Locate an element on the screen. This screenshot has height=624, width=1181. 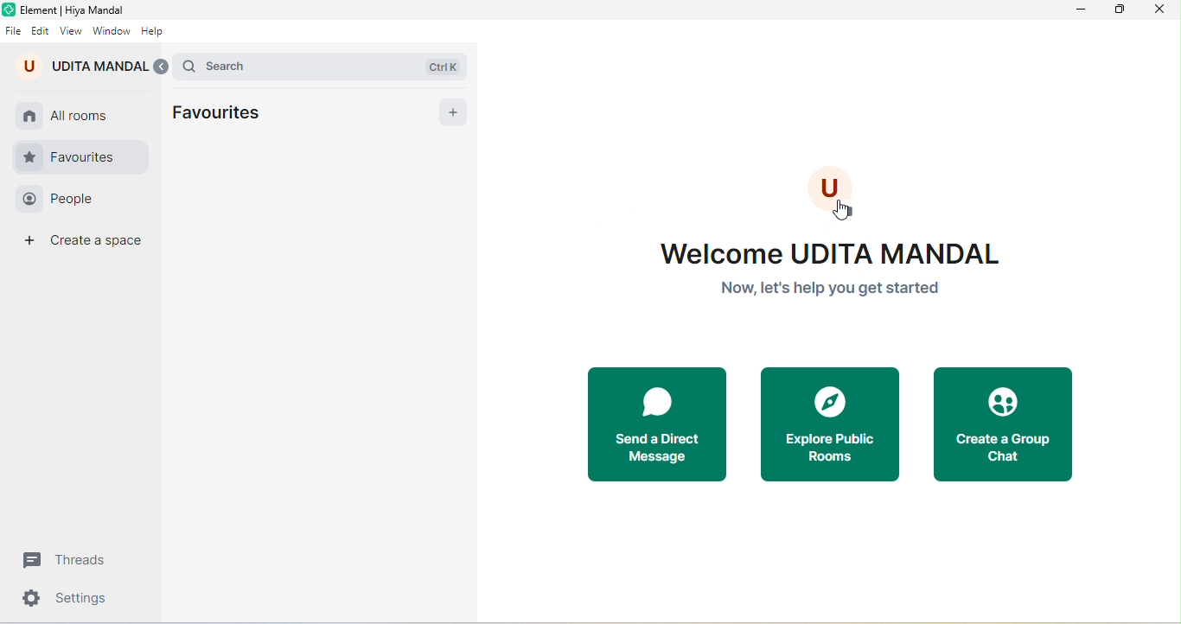
favourites is located at coordinates (225, 114).